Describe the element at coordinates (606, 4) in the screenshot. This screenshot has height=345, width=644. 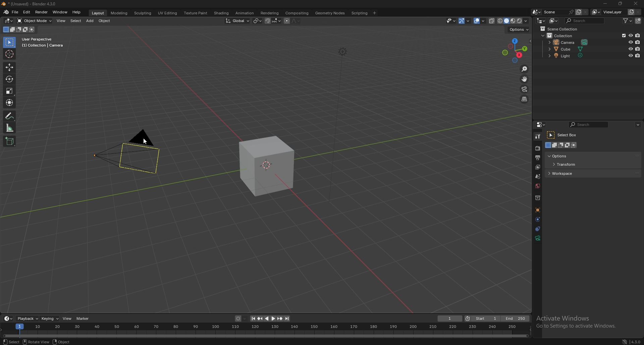
I see `minimize` at that location.